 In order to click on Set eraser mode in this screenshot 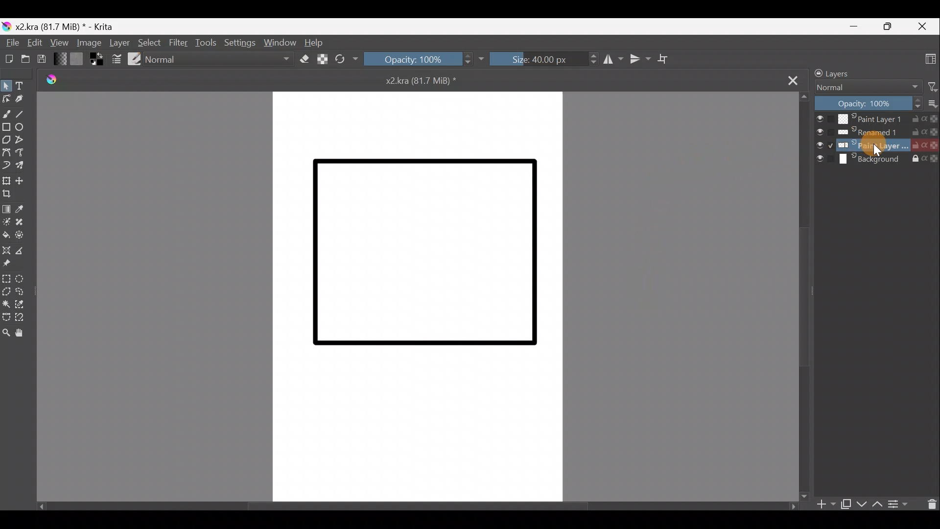, I will do `click(305, 58)`.